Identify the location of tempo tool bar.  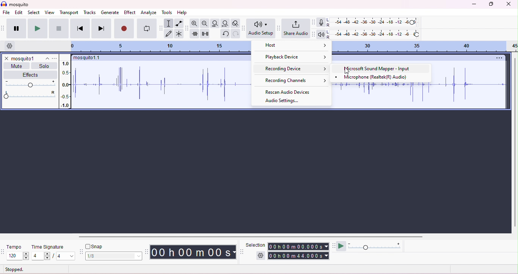
(3, 251).